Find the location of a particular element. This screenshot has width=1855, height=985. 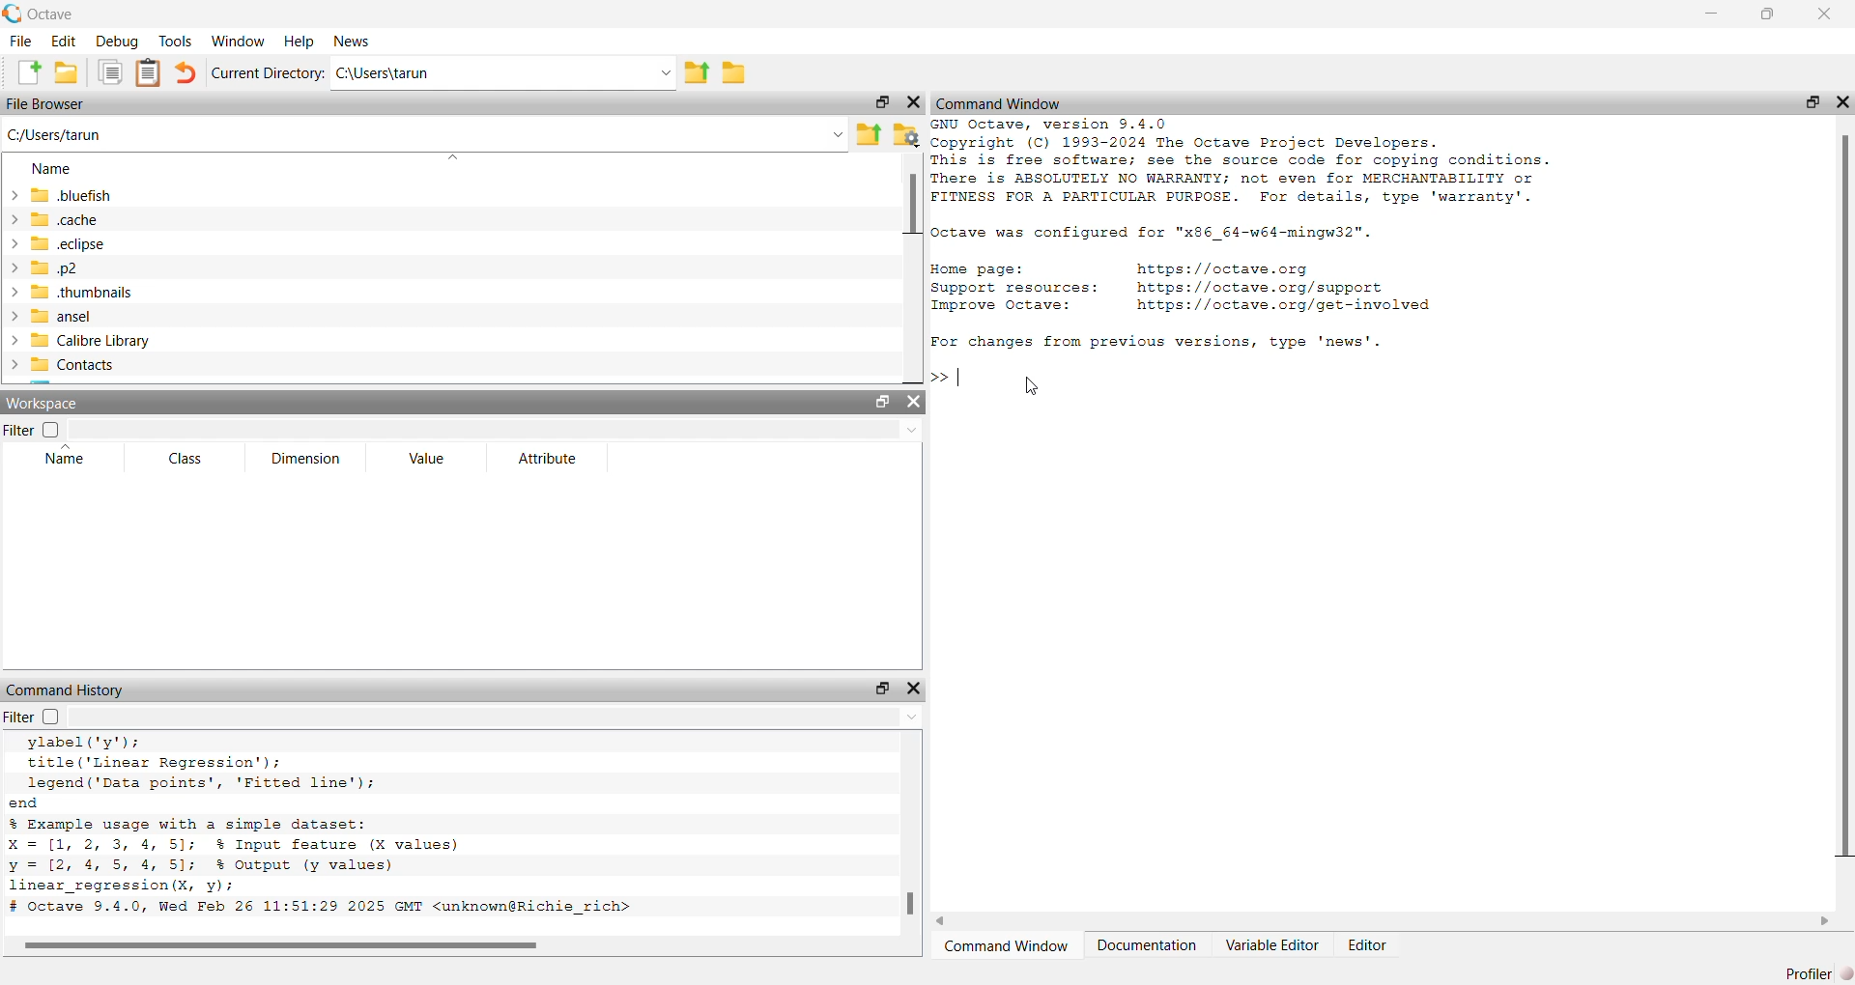

logo is located at coordinates (12, 11).